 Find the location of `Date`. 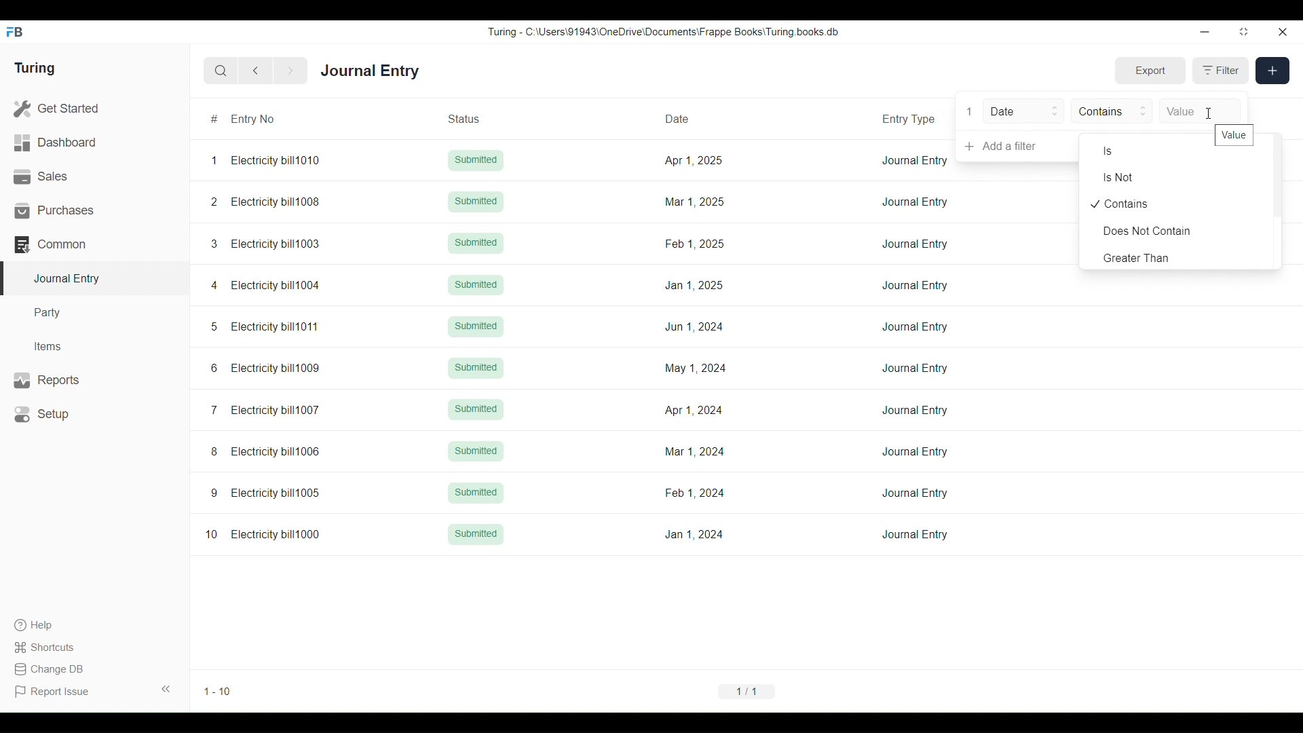

Date is located at coordinates (1023, 111).